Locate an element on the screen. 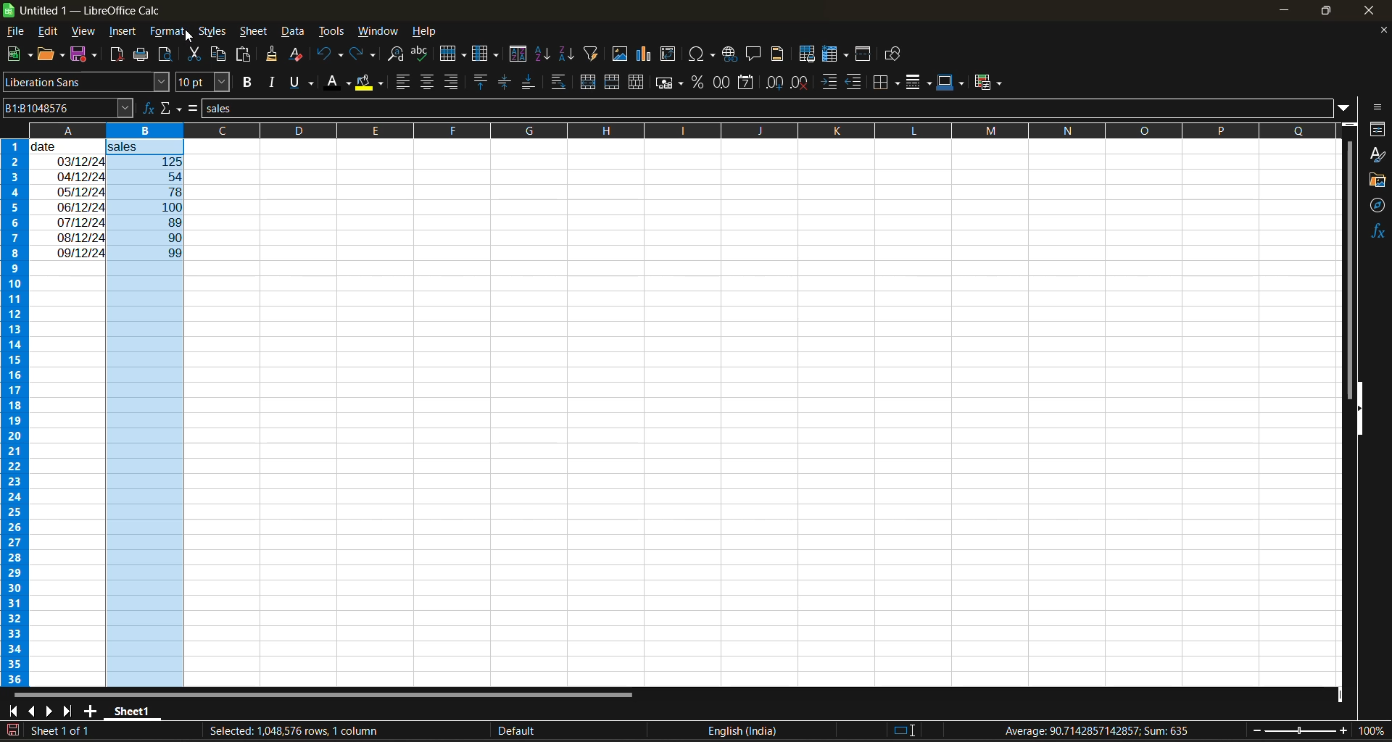  sort ascending is located at coordinates (546, 54).